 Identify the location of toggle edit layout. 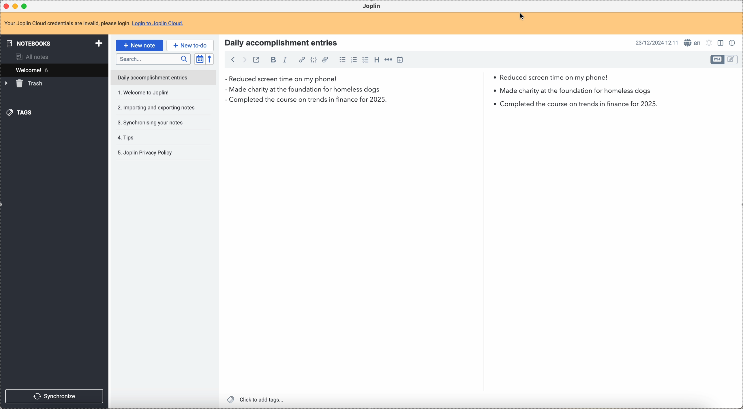
(721, 42).